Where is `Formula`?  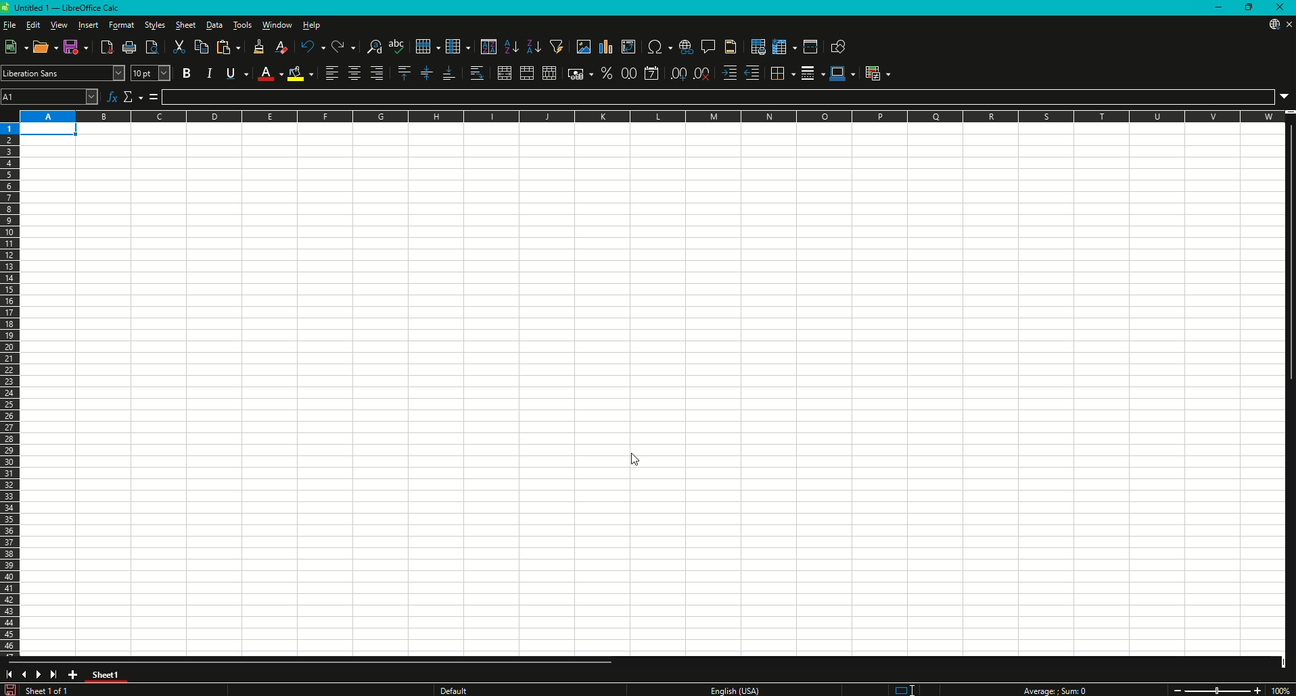
Formula is located at coordinates (154, 97).